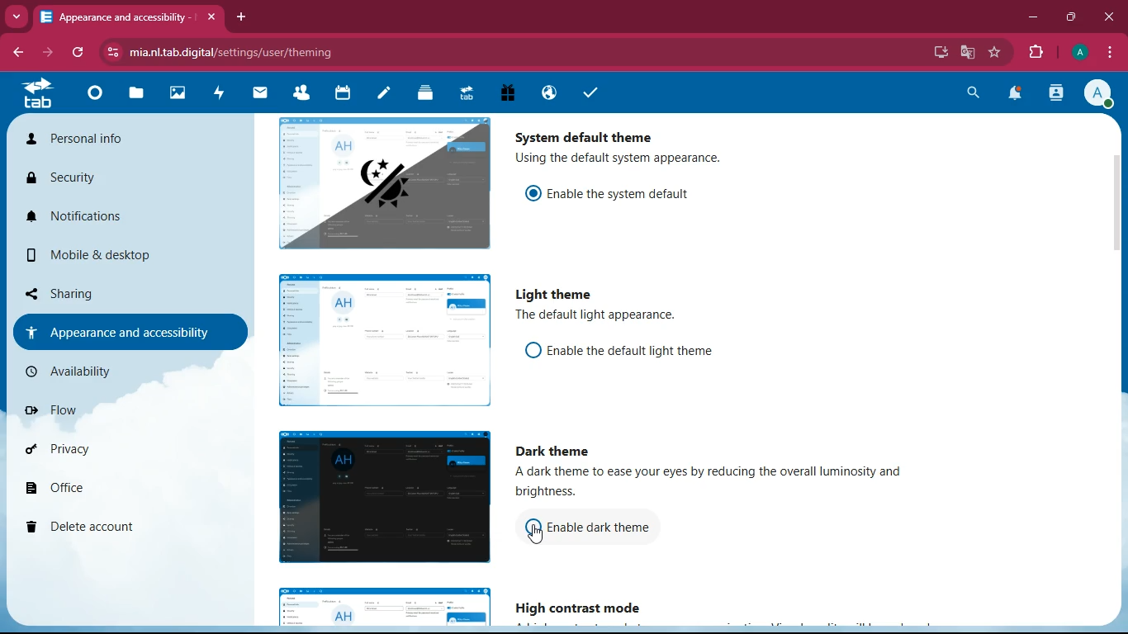 The width and height of the screenshot is (1128, 634). I want to click on flow, so click(114, 416).